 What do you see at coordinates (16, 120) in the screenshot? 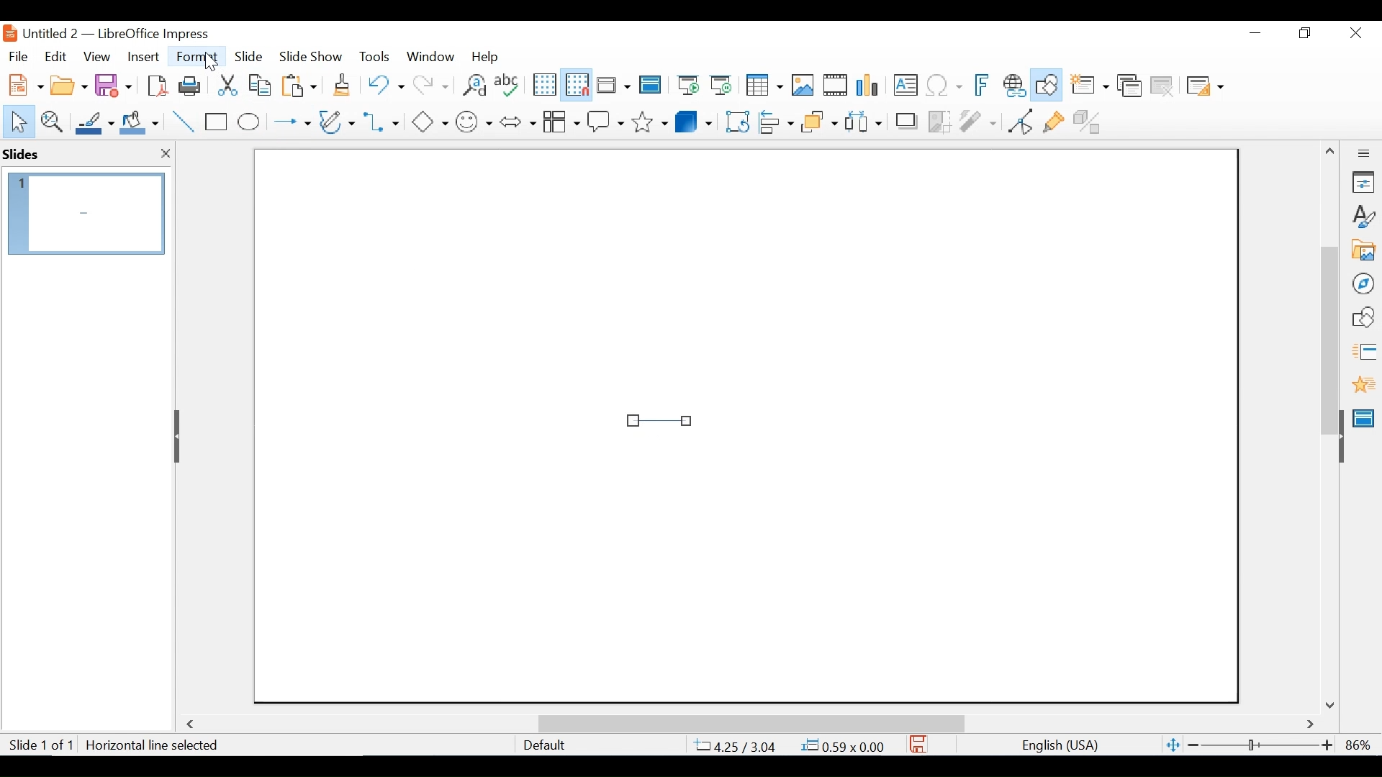
I see `Select` at bounding box center [16, 120].